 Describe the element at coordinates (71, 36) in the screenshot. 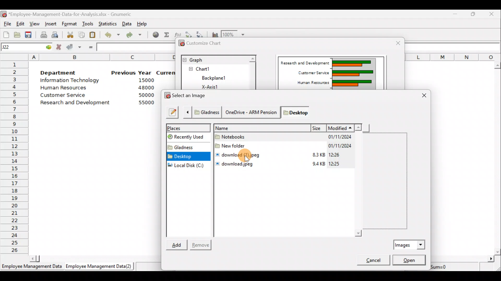

I see `Cut the selection` at that location.